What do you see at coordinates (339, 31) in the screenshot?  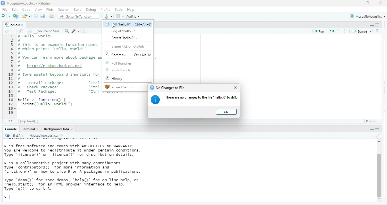 I see `go to previous section/chunk` at bounding box center [339, 31].